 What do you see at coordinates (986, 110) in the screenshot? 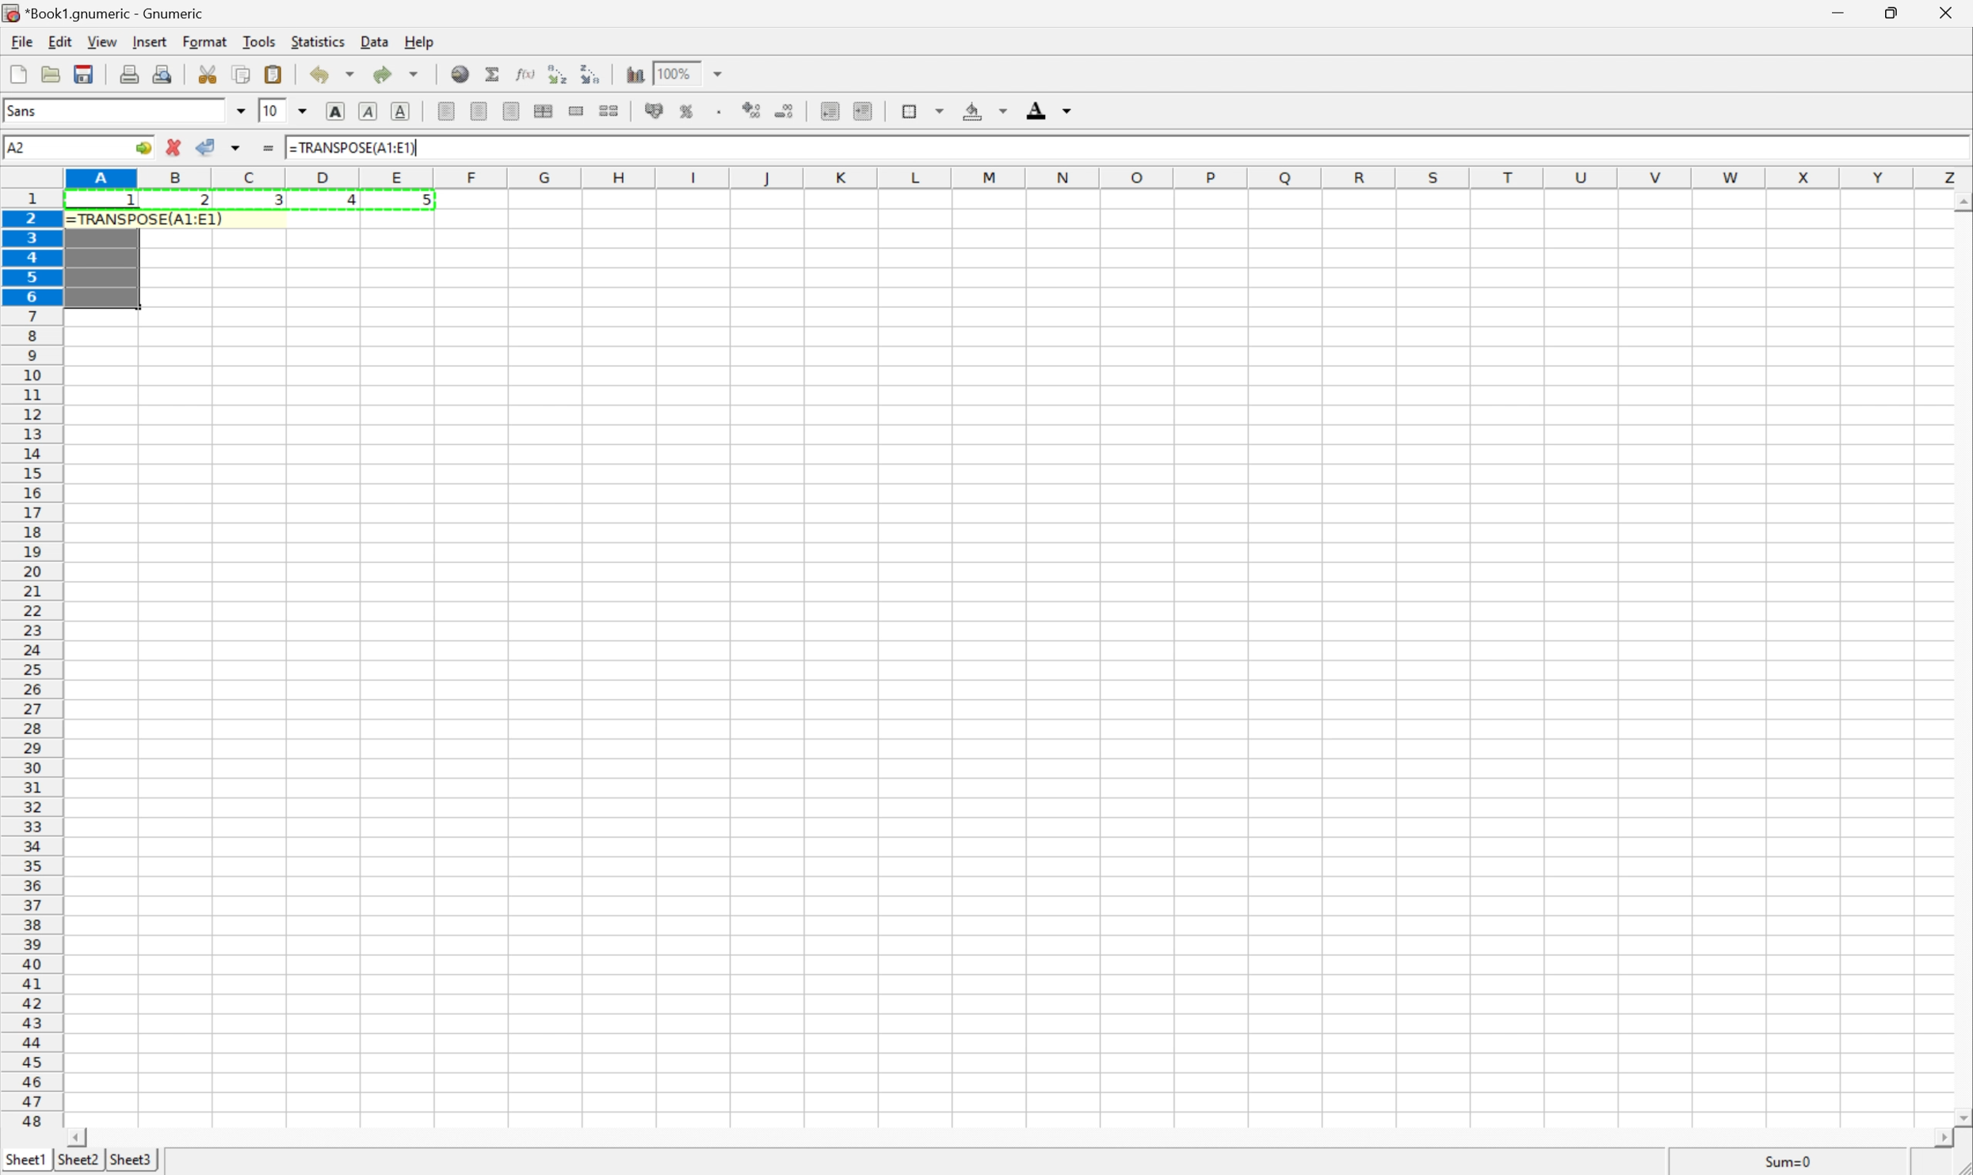
I see `background` at bounding box center [986, 110].